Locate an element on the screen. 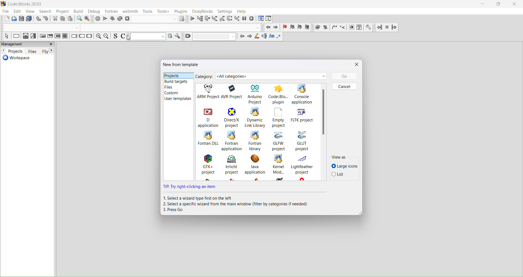  plugins is located at coordinates (181, 11).